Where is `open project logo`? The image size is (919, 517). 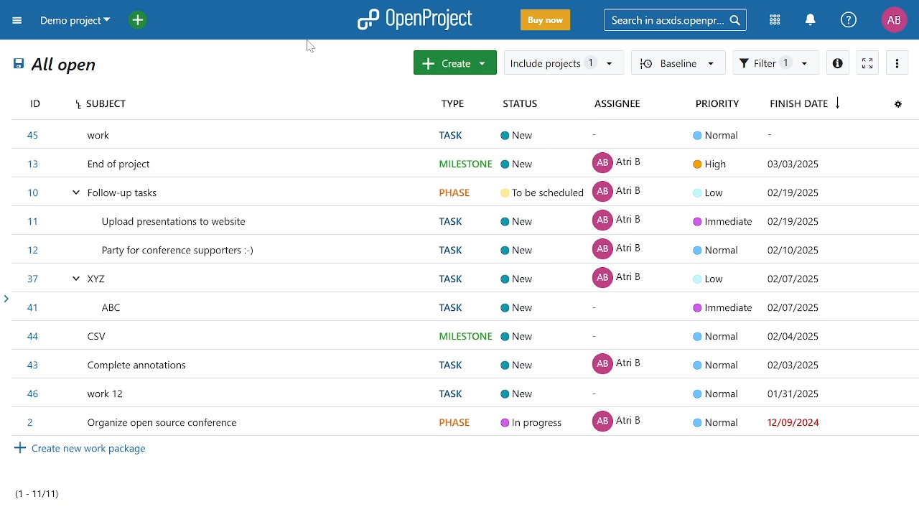 open project logo is located at coordinates (415, 19).